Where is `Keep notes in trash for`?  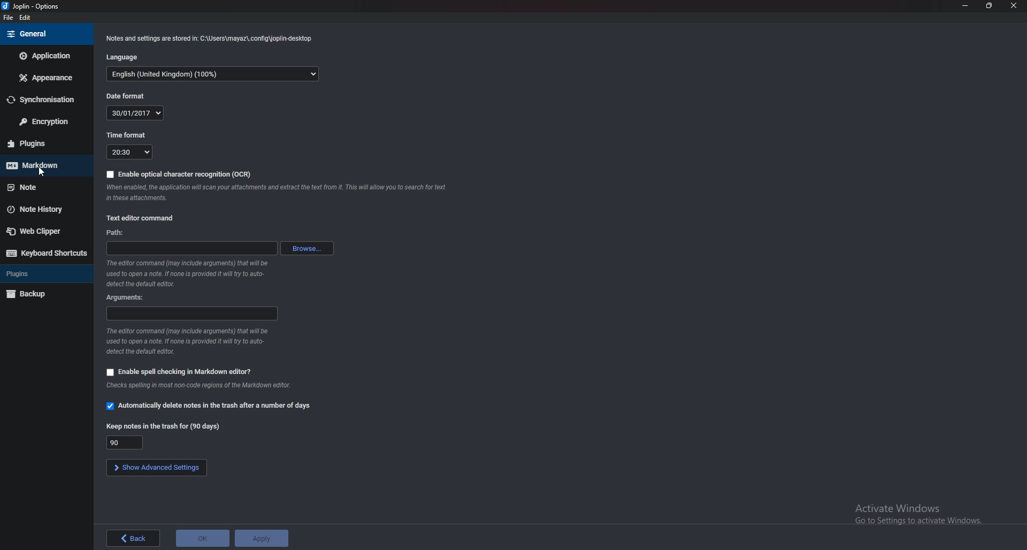 Keep notes in trash for is located at coordinates (125, 442).